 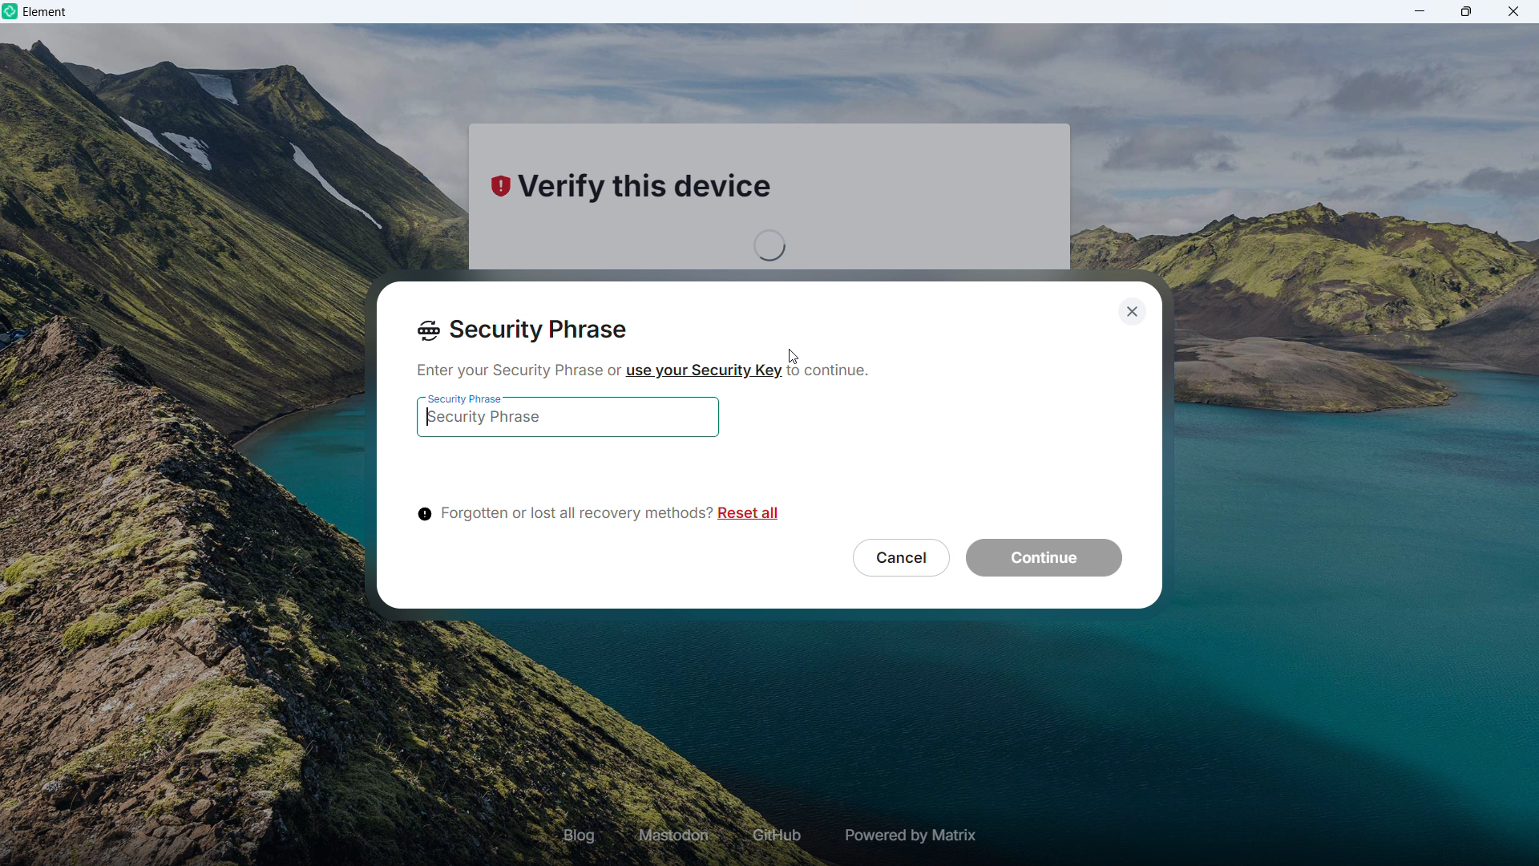 What do you see at coordinates (1513, 11) in the screenshot?
I see `close ` at bounding box center [1513, 11].